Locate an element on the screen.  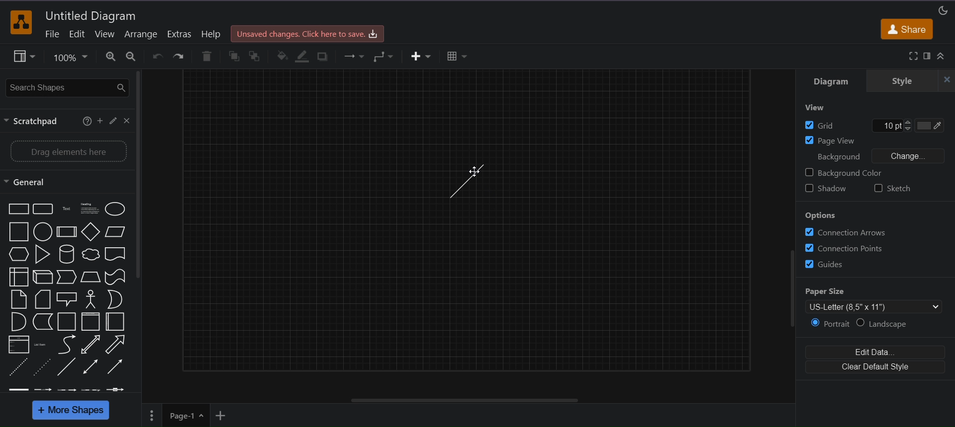
logo is located at coordinates (20, 22).